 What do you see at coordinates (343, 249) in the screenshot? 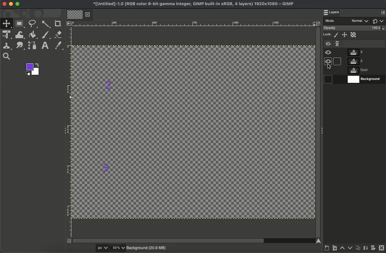
I see `Raise layer` at bounding box center [343, 249].